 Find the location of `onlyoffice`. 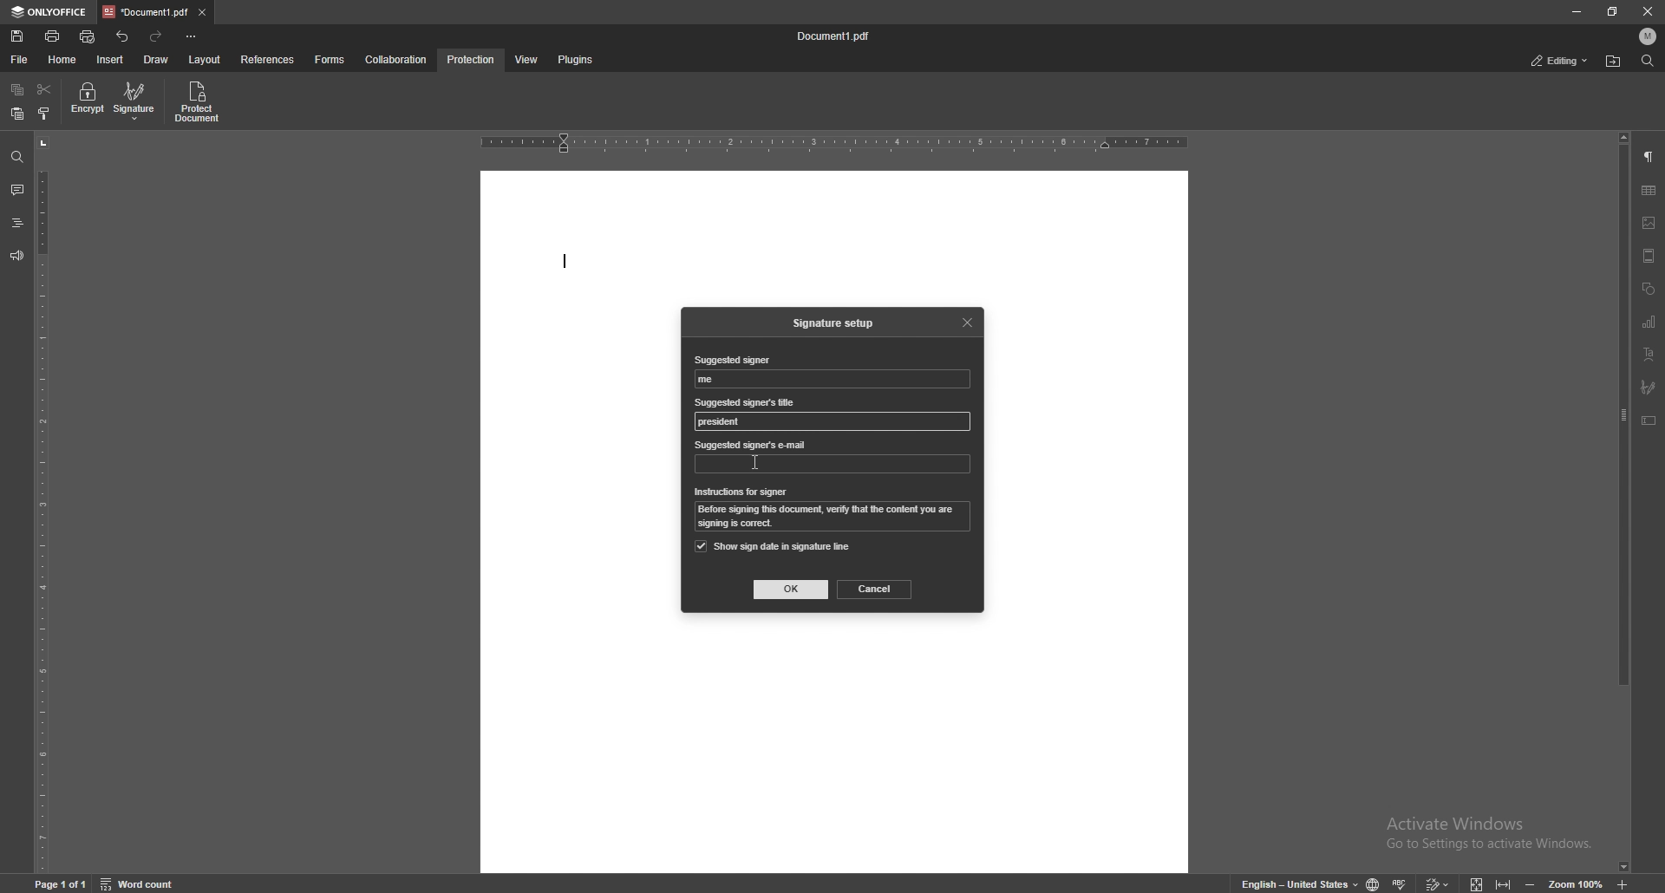

onlyoffice is located at coordinates (50, 12).